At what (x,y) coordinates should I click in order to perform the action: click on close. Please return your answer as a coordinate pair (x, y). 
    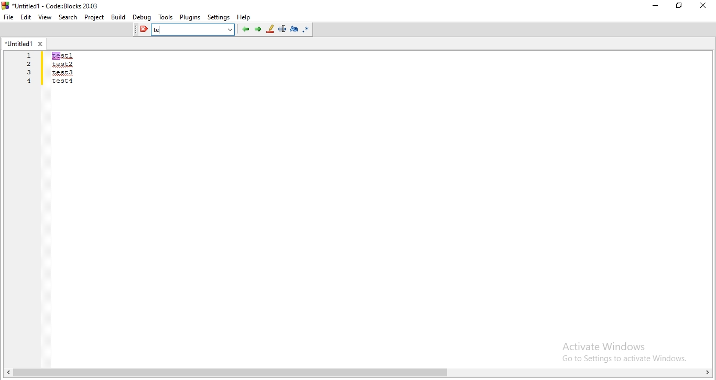
    Looking at the image, I should click on (40, 43).